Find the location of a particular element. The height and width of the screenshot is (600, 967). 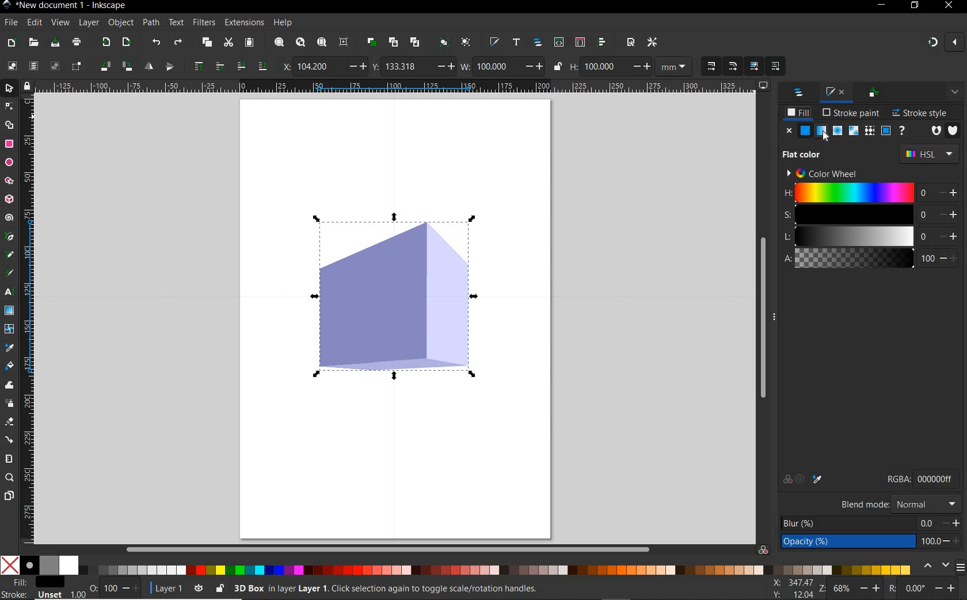

ZOOM is located at coordinates (821, 588).